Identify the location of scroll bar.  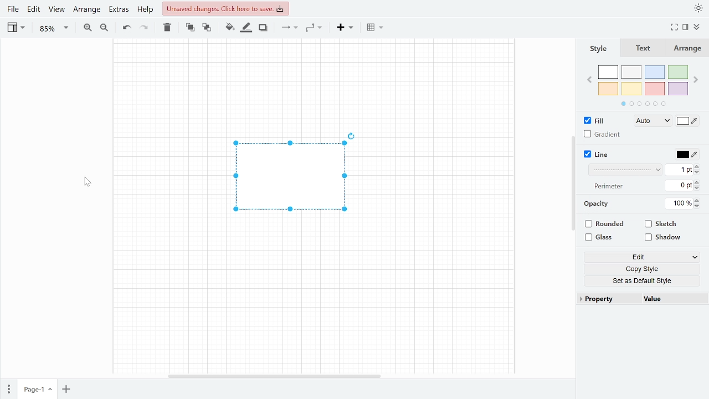
(275, 376).